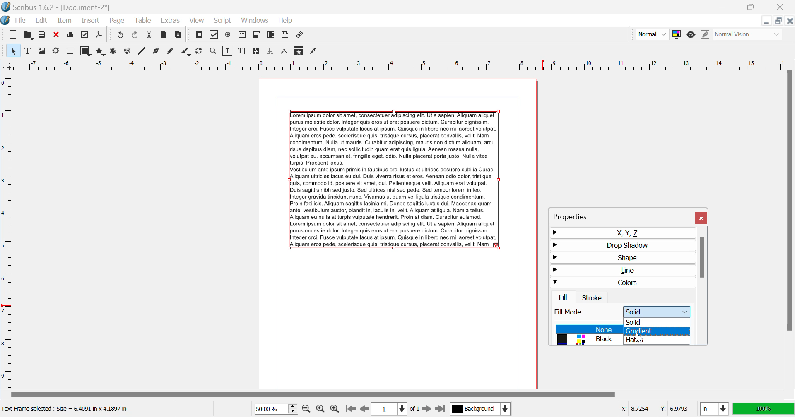 This screenshot has height=417, width=795. Describe the element at coordinates (658, 332) in the screenshot. I see `Gradient` at that location.